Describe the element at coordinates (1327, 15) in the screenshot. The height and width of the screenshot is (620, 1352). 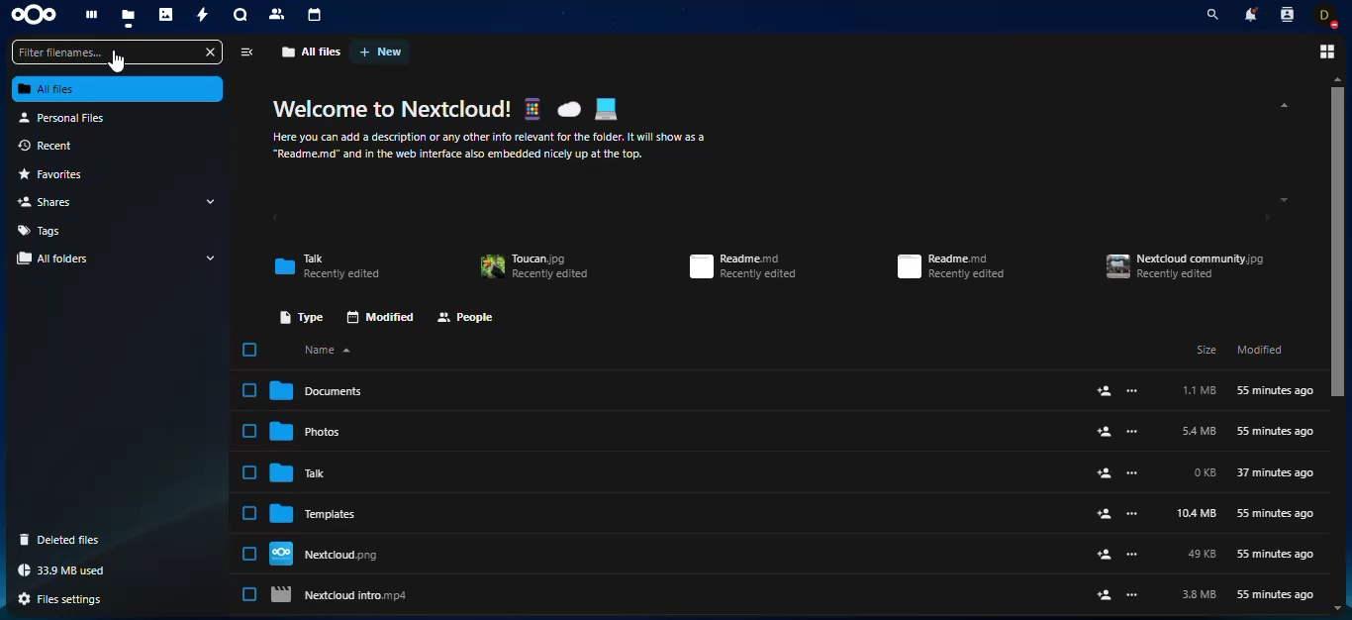
I see `profile` at that location.